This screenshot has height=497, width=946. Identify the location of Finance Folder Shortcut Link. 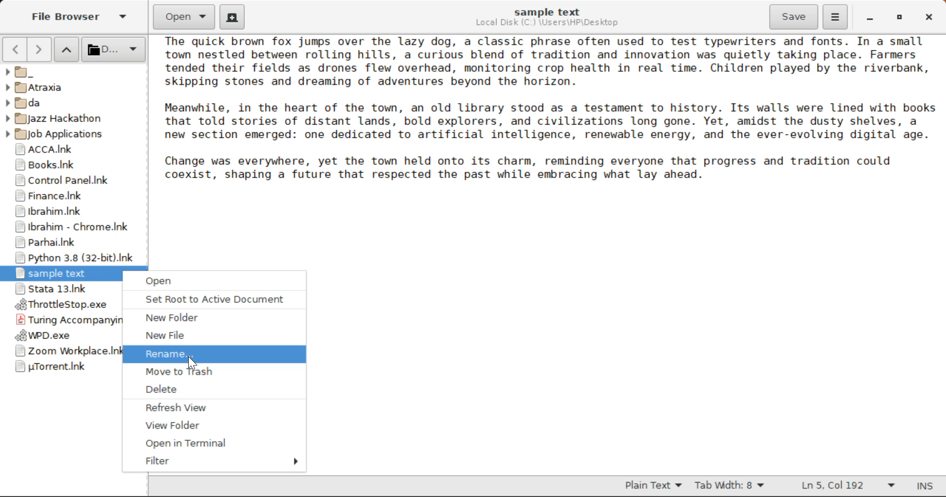
(71, 196).